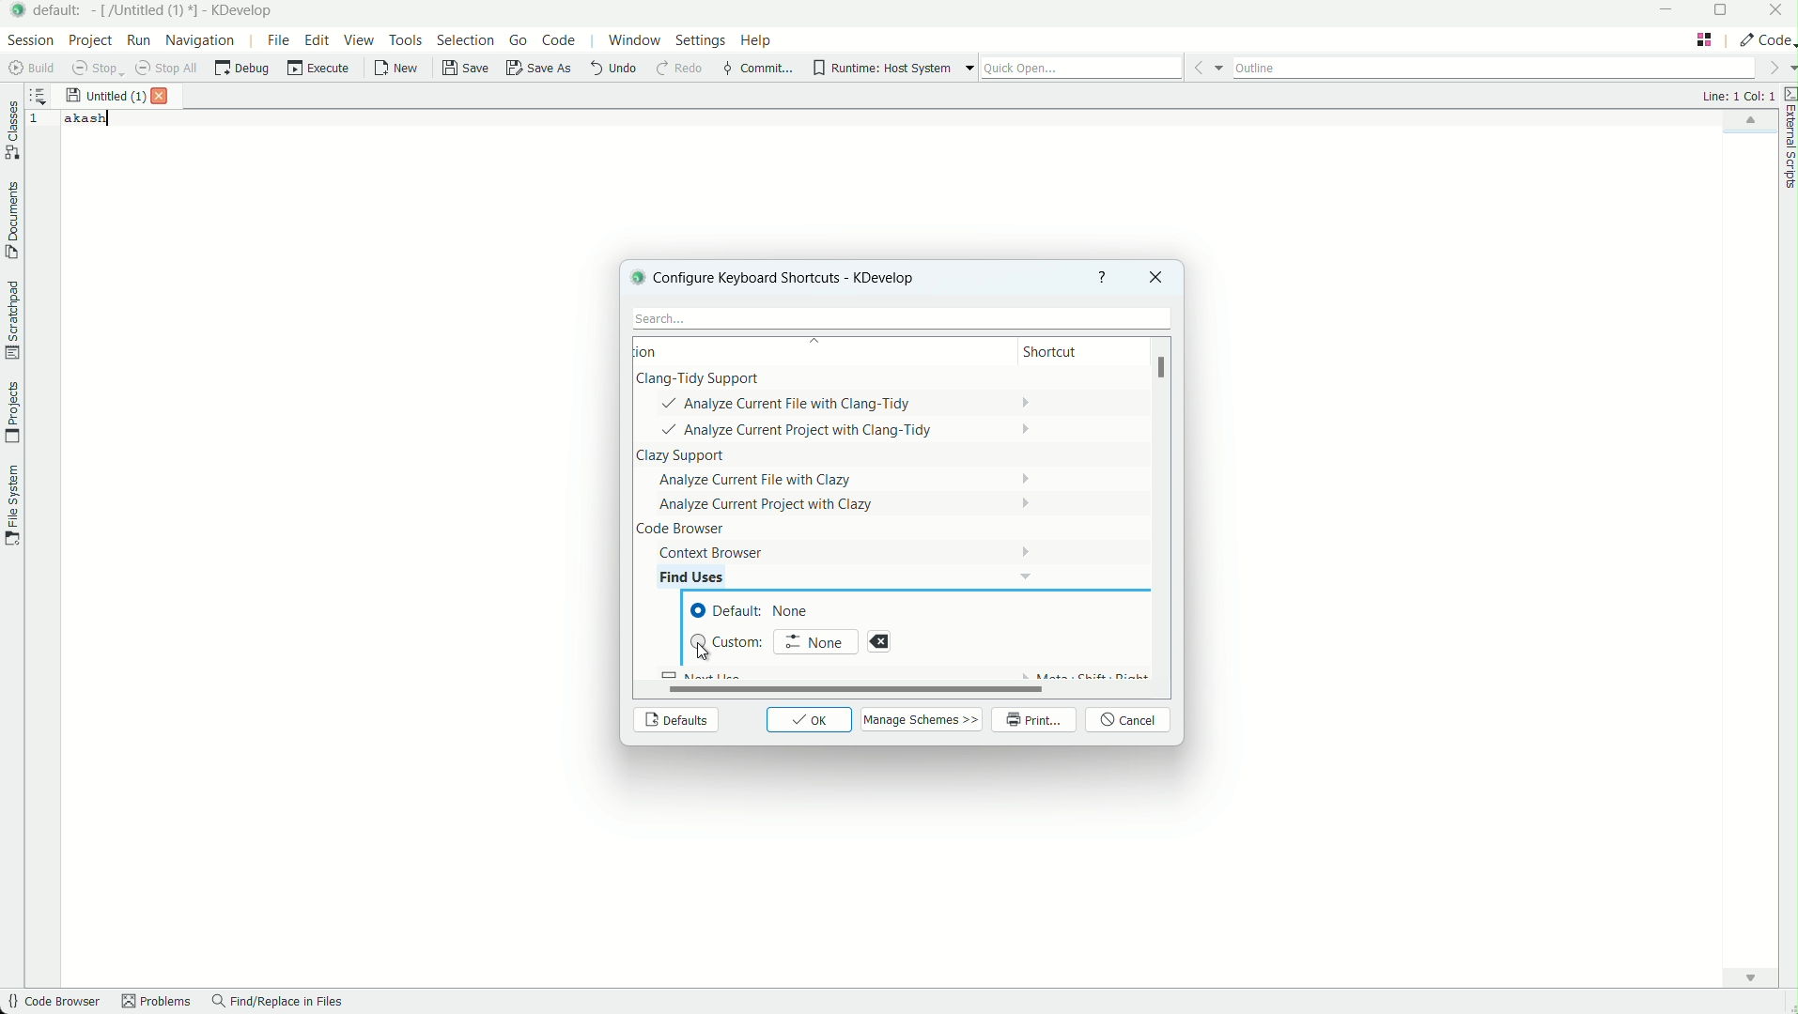 This screenshot has height=1014, width=1798. What do you see at coordinates (879, 641) in the screenshot?
I see `remove current shortcut` at bounding box center [879, 641].